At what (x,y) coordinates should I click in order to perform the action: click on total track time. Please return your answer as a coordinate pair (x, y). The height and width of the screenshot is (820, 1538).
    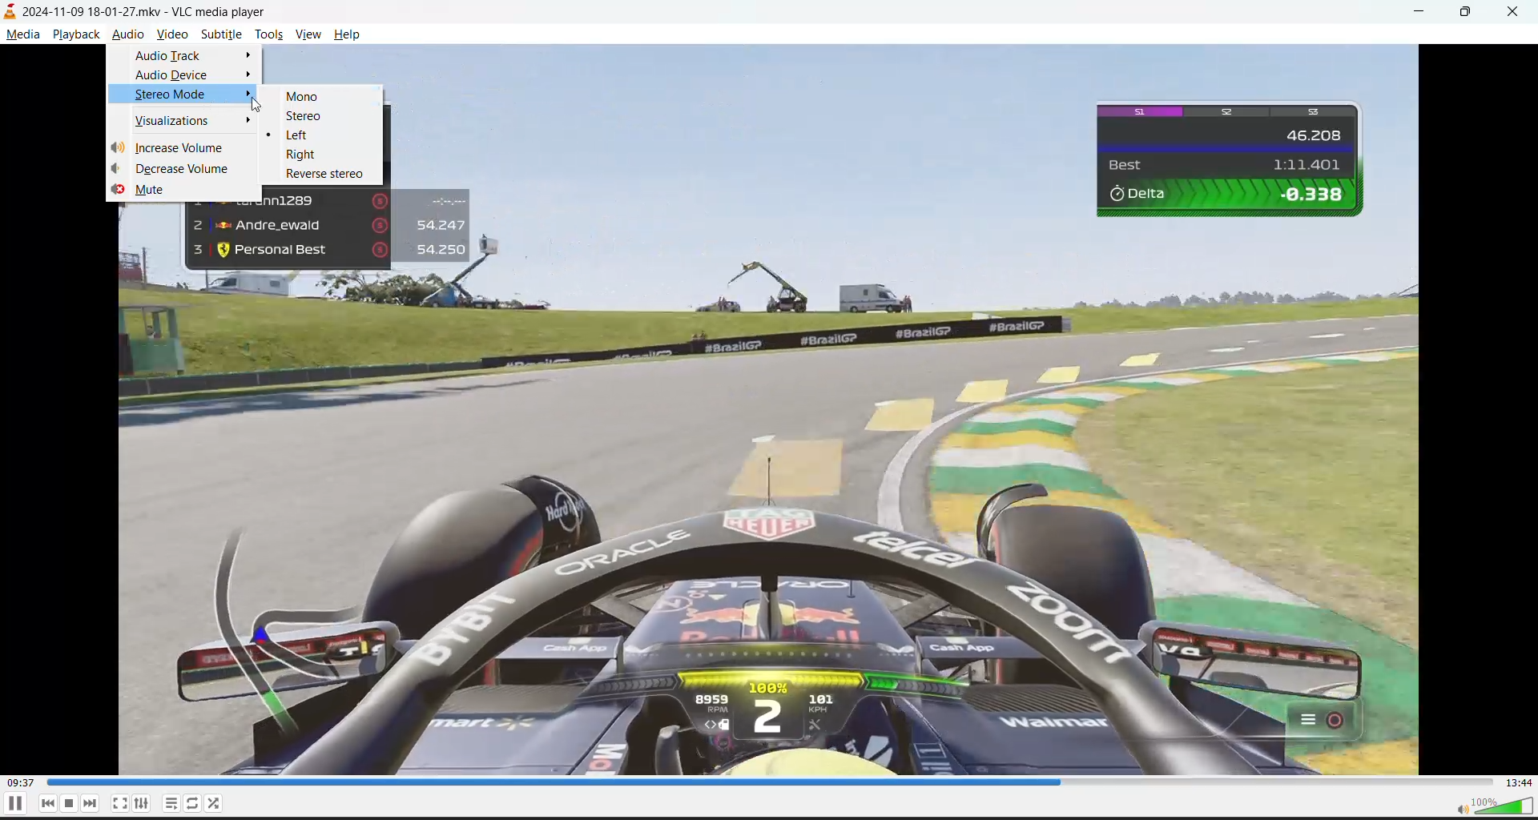
    Looking at the image, I should click on (1520, 782).